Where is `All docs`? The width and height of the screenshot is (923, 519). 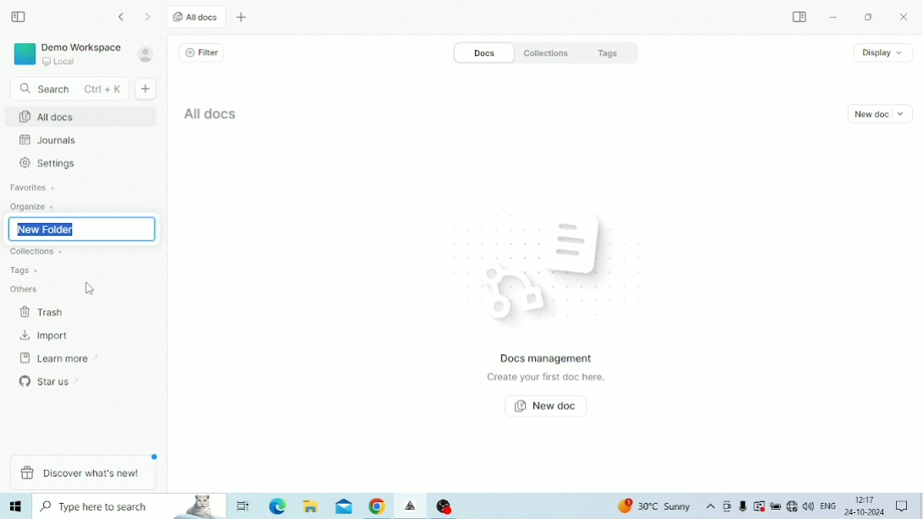 All docs is located at coordinates (197, 17).